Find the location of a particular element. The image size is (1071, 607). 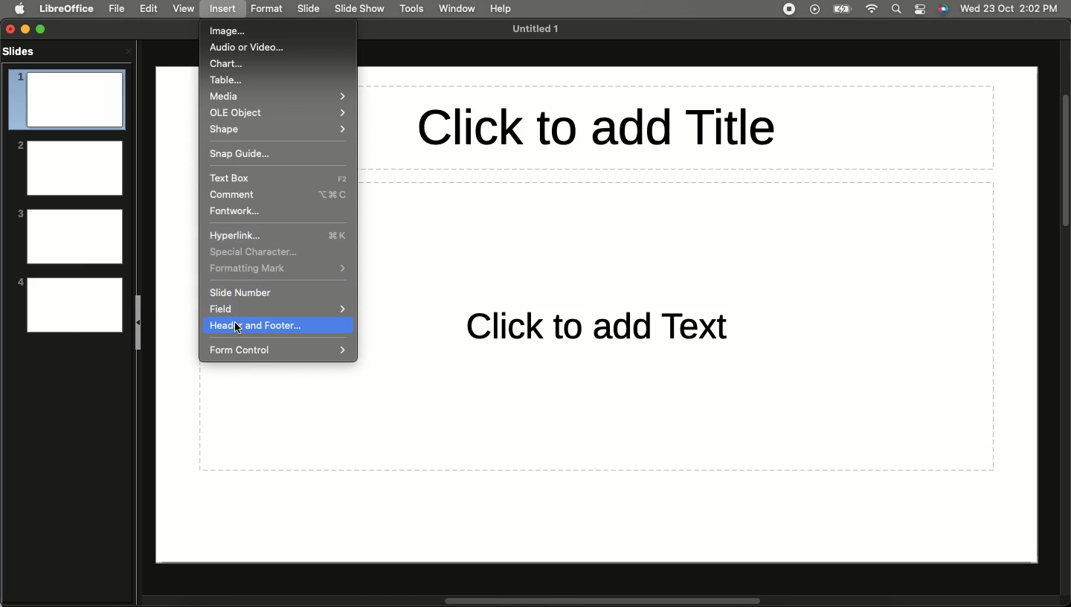

File name is located at coordinates (539, 29).